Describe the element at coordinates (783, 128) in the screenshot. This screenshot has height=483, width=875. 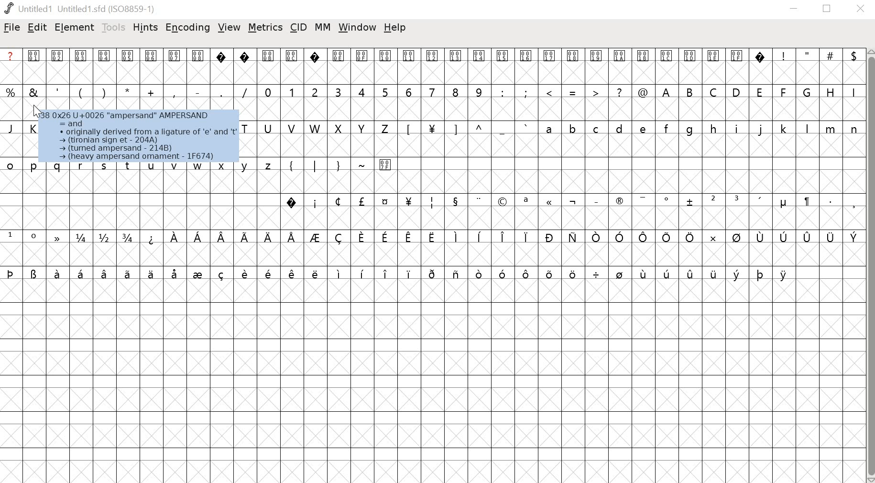
I see `k` at that location.